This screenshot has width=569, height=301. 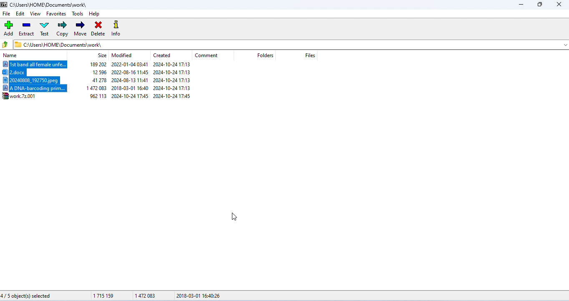 I want to click on delete, so click(x=98, y=29).